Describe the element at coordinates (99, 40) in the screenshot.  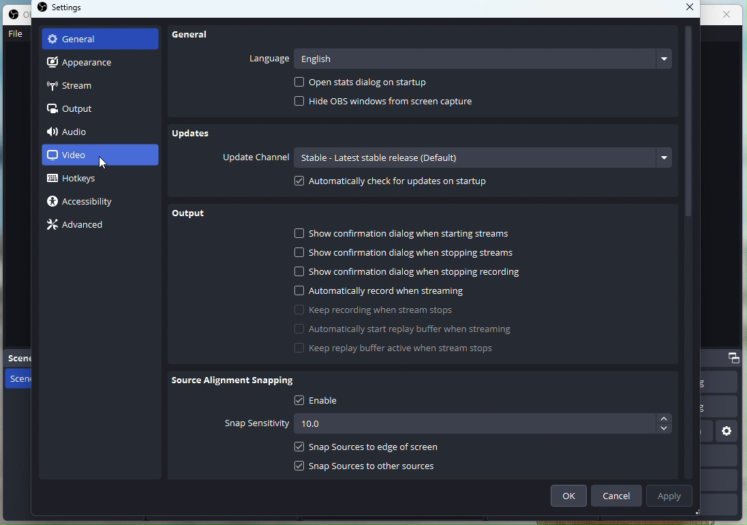
I see `General` at that location.